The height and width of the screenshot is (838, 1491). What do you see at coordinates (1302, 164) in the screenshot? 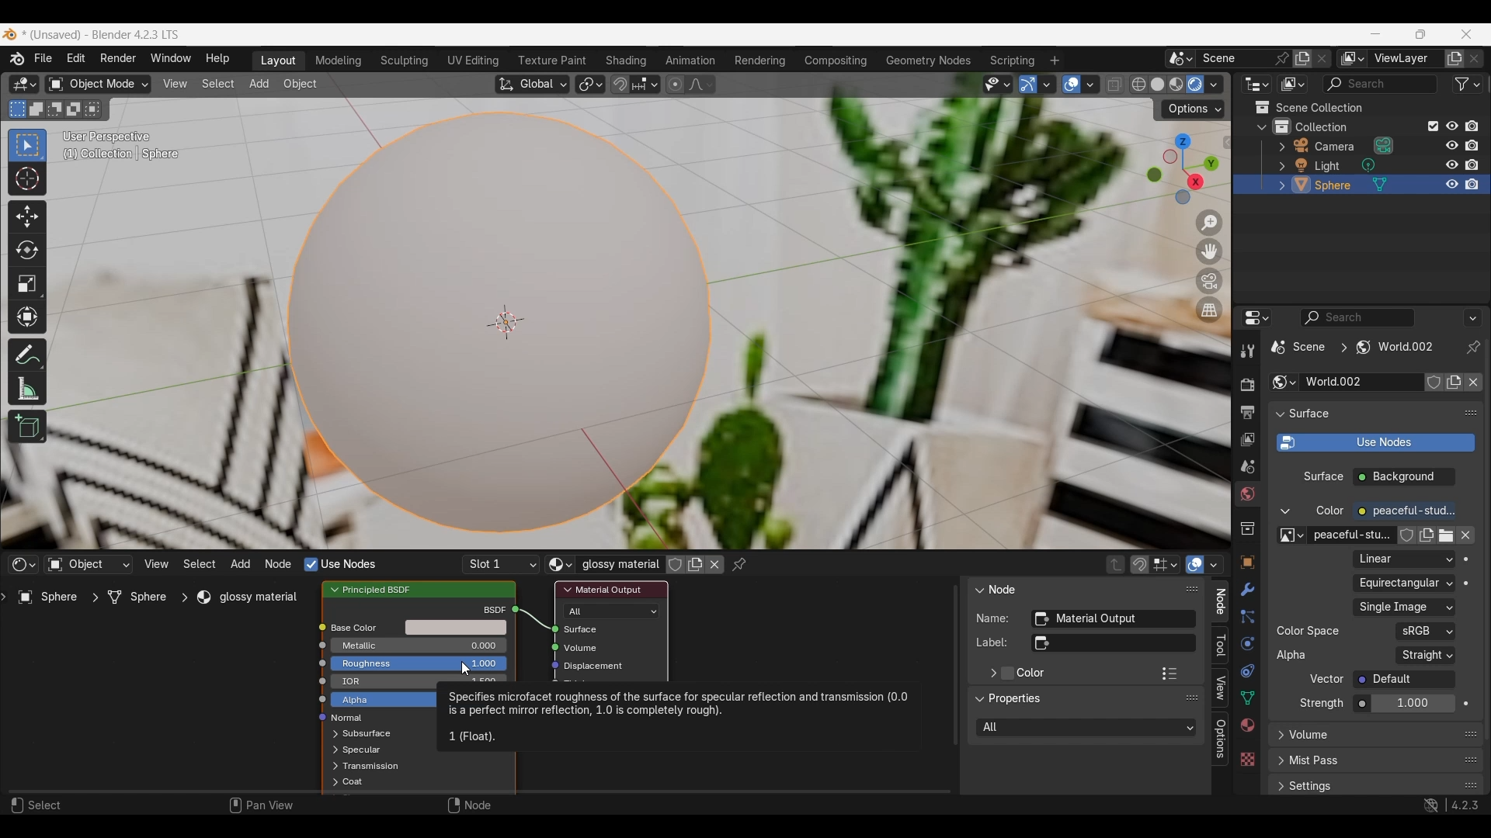
I see `Edit light` at bounding box center [1302, 164].